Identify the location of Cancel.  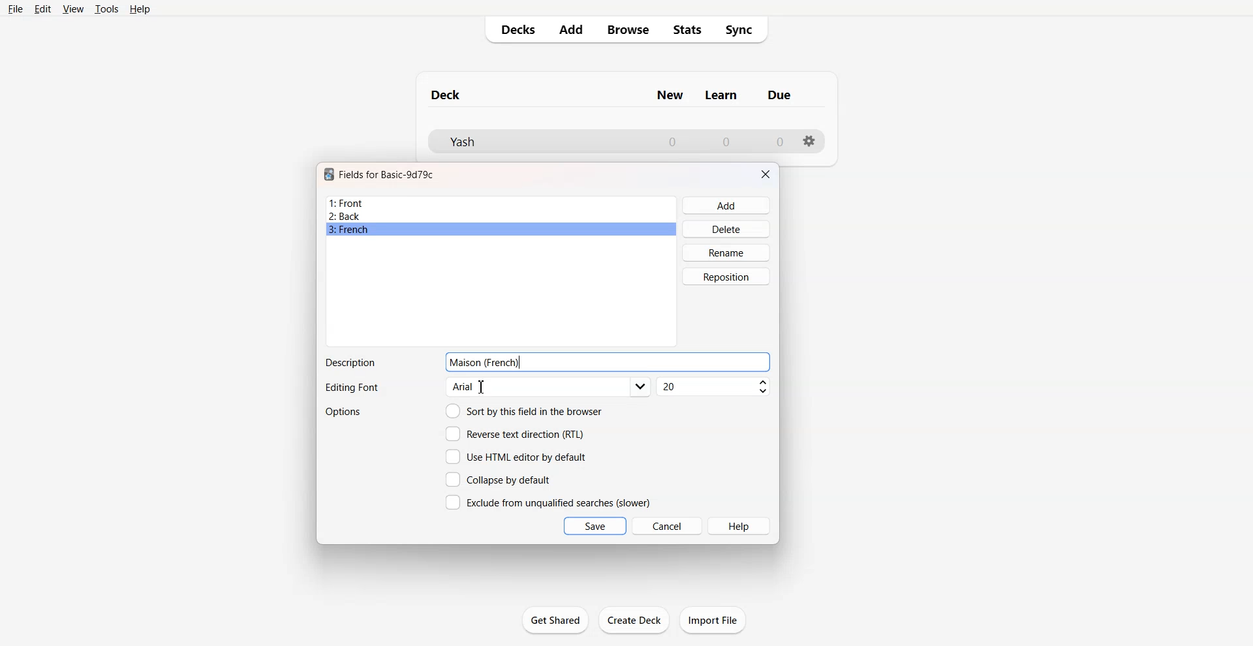
(668, 525).